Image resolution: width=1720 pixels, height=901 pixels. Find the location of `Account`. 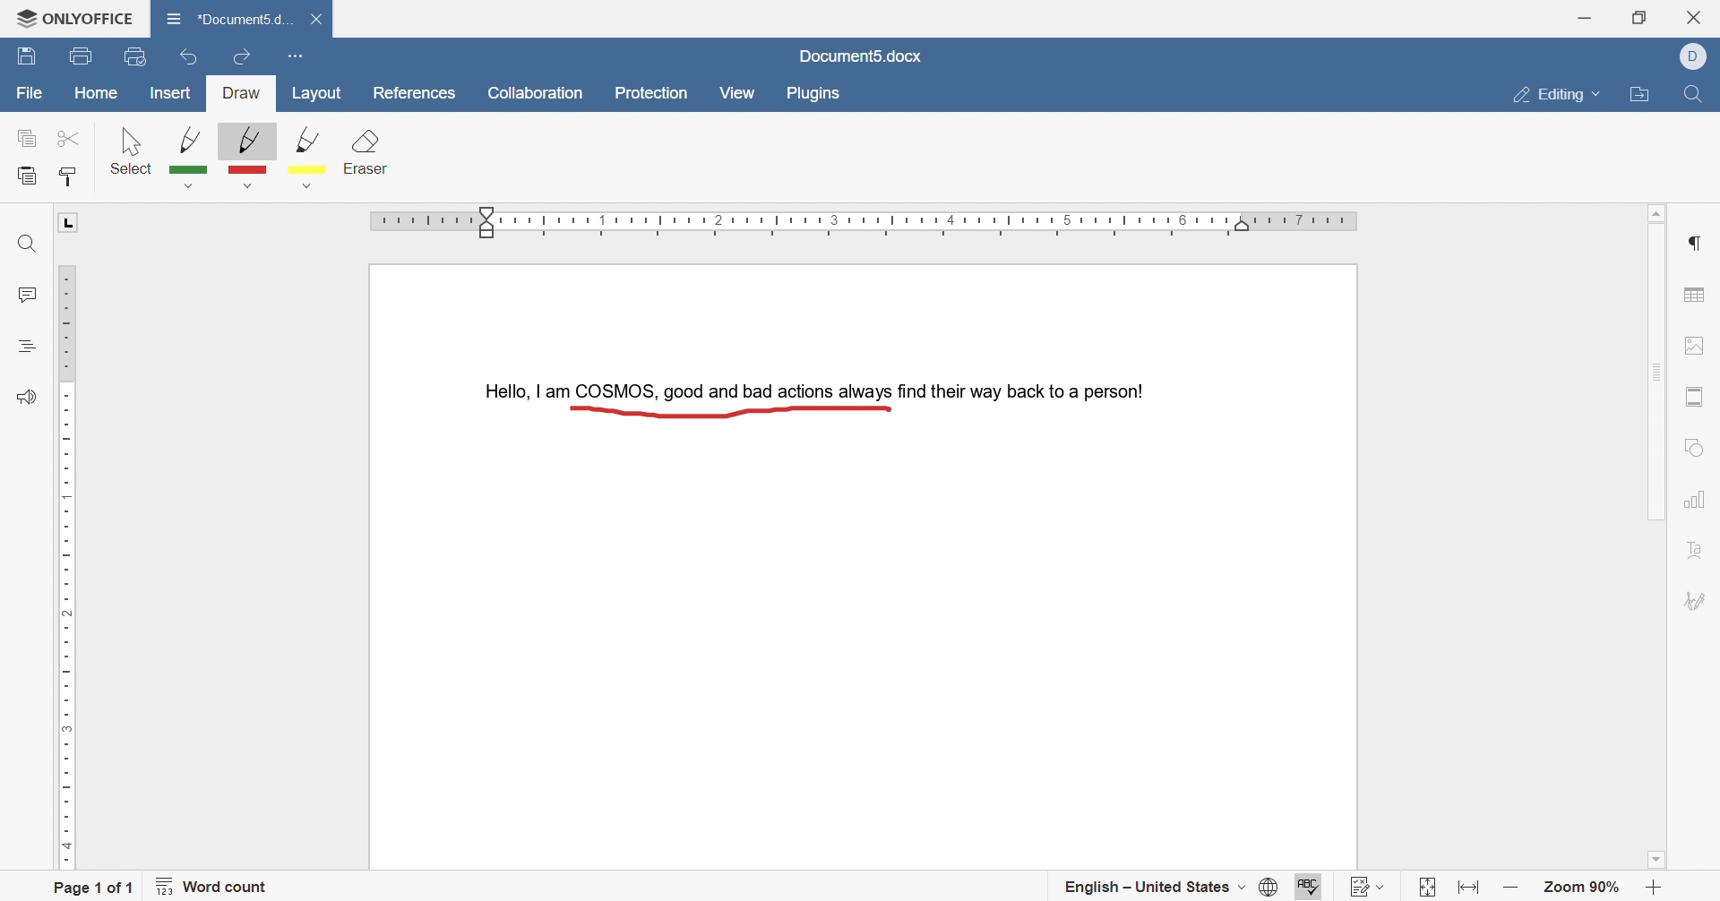

Account is located at coordinates (1698, 56).